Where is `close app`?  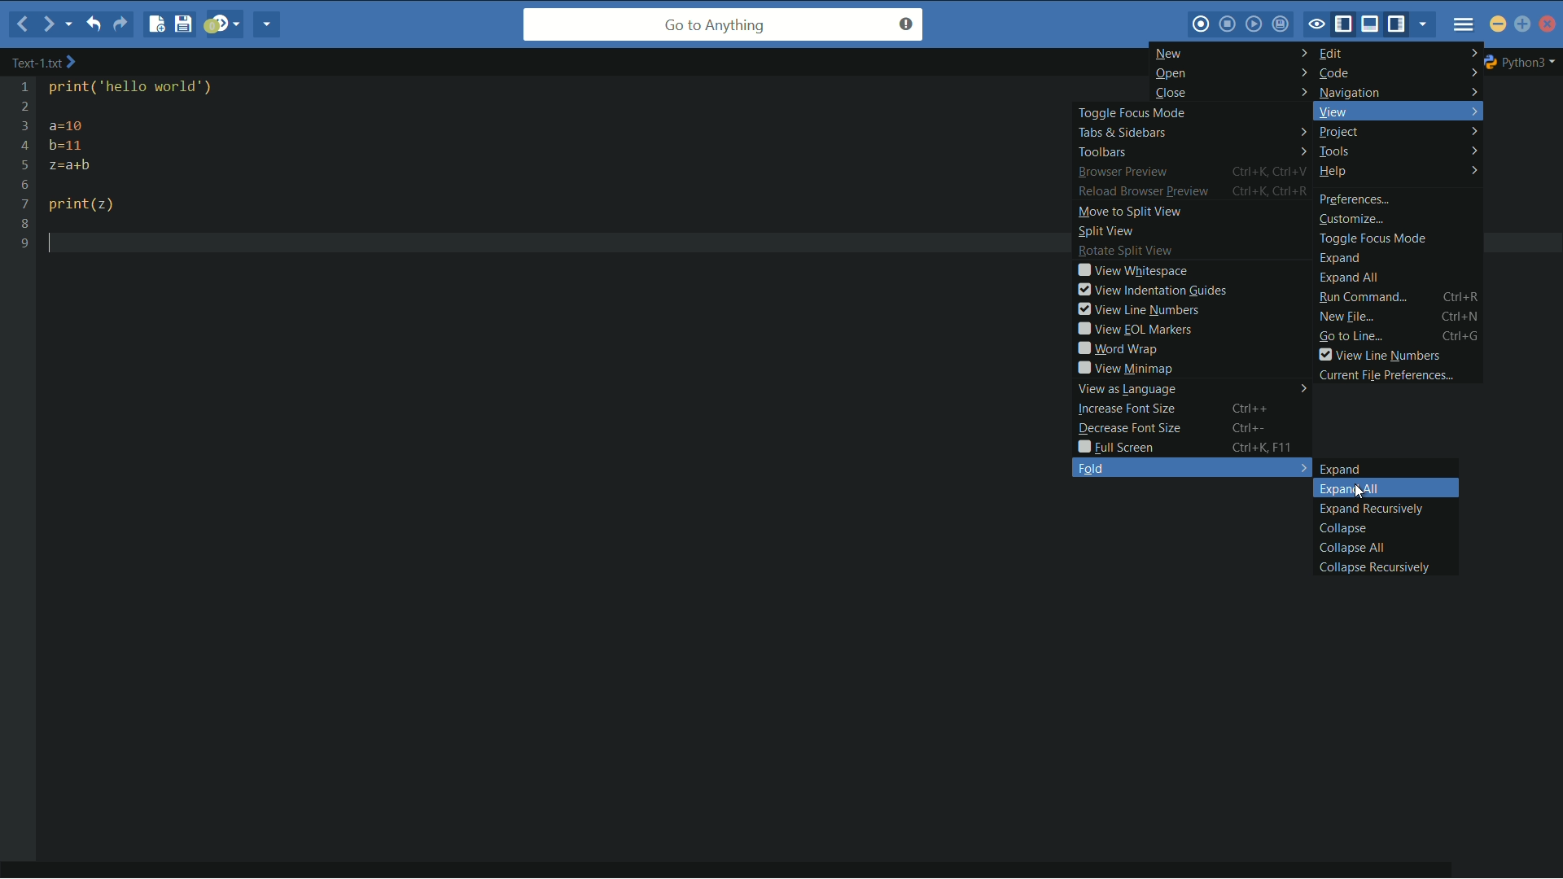
close app is located at coordinates (1548, 24).